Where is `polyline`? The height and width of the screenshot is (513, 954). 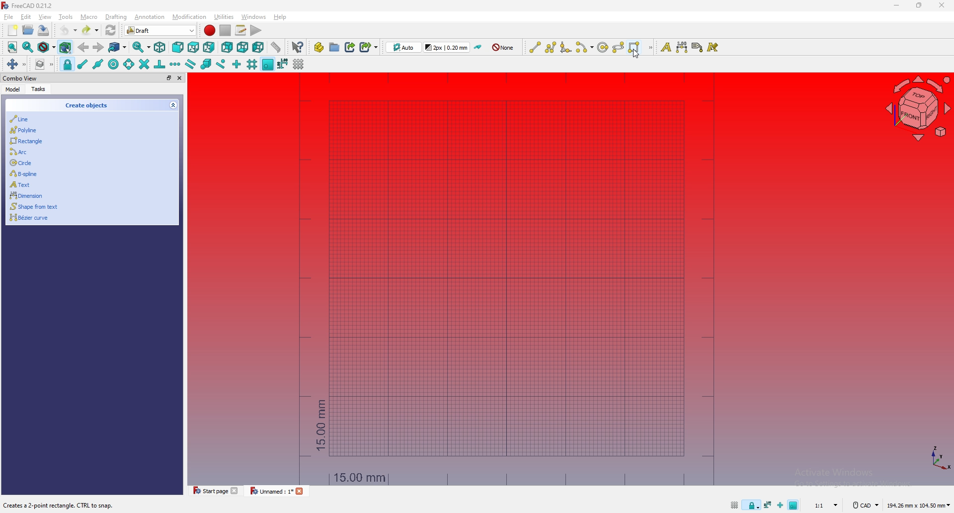 polyline is located at coordinates (551, 47).